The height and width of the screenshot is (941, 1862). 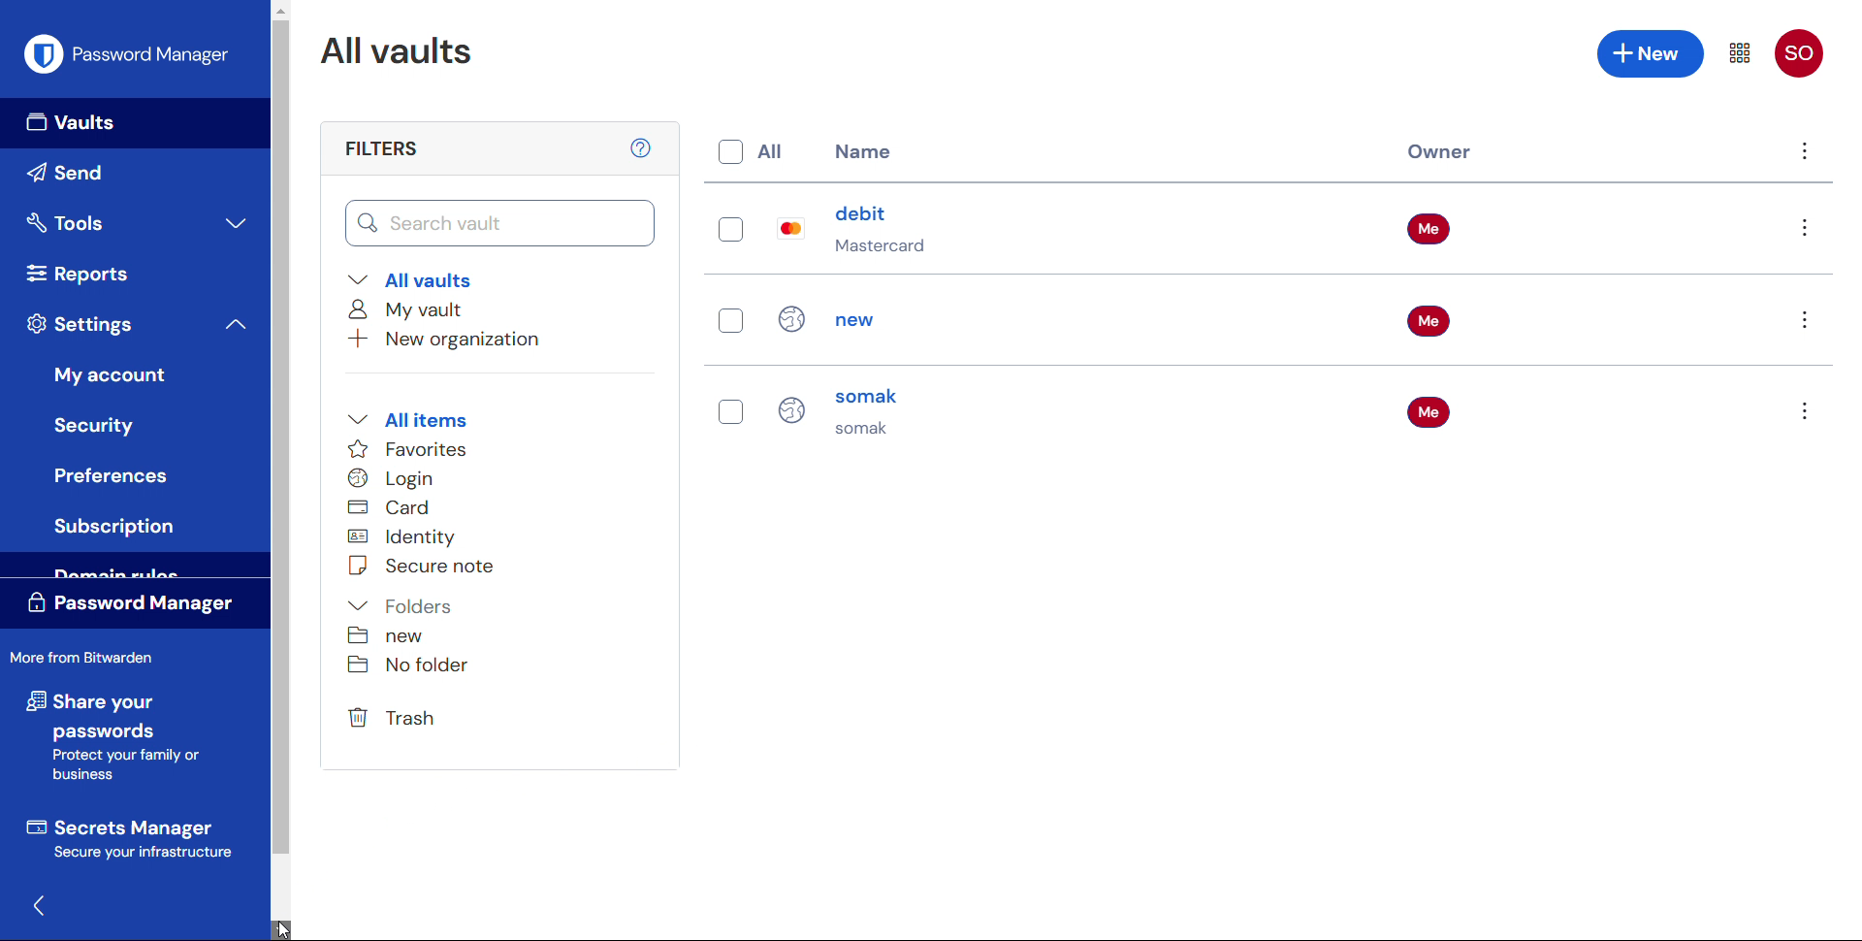 What do you see at coordinates (393, 506) in the screenshot?
I see `card ` at bounding box center [393, 506].